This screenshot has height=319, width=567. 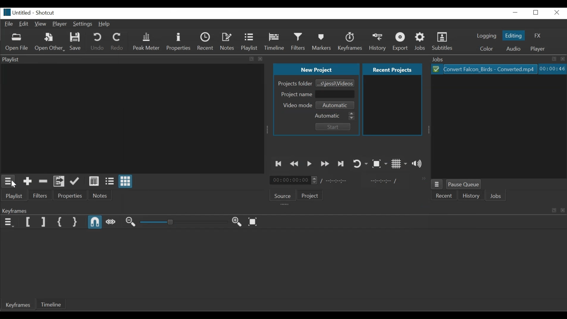 I want to click on Show the volume control, so click(x=417, y=164).